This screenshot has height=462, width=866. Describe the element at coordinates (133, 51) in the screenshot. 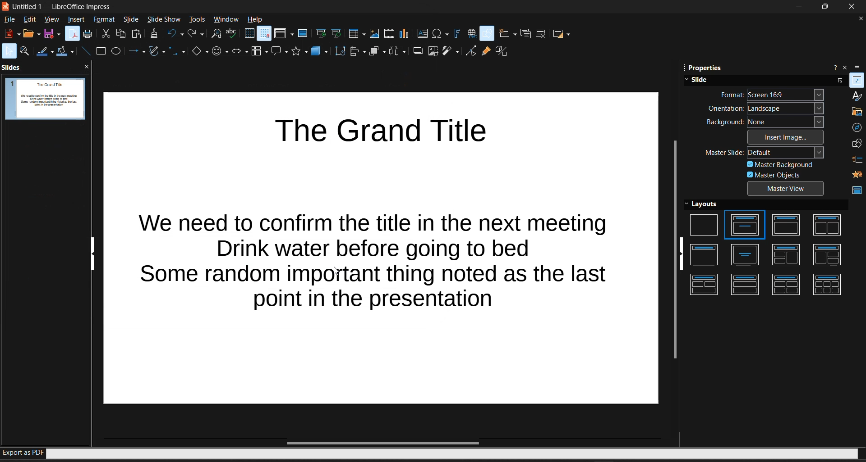

I see `arrows` at that location.